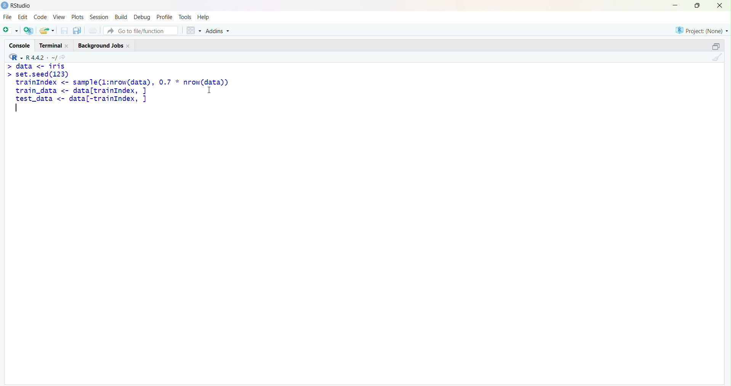 This screenshot has height=386, width=731. I want to click on Clear console (Ctrl + L), so click(716, 58).